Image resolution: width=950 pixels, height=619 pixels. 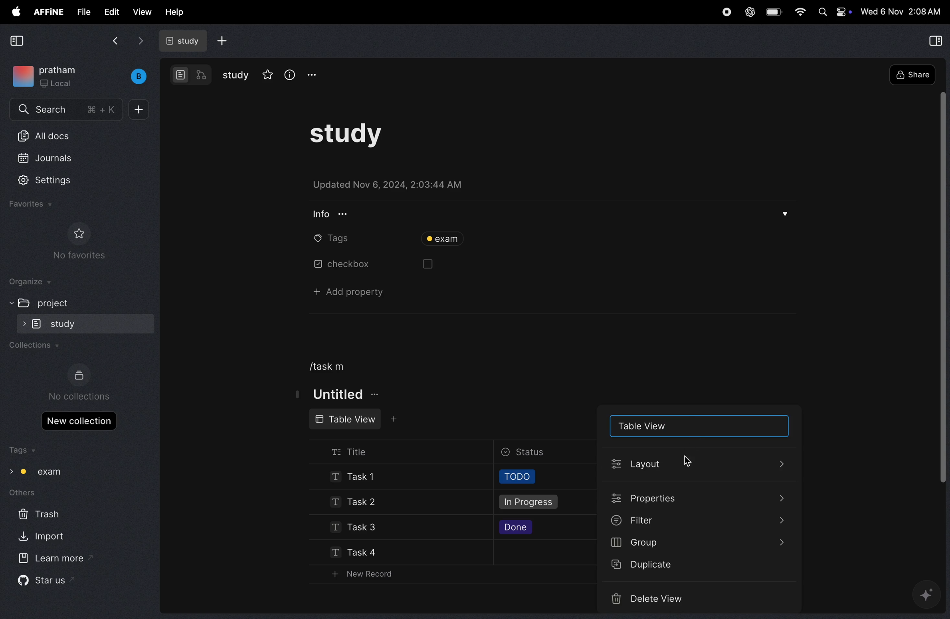 I want to click on gemini, so click(x=926, y=593).